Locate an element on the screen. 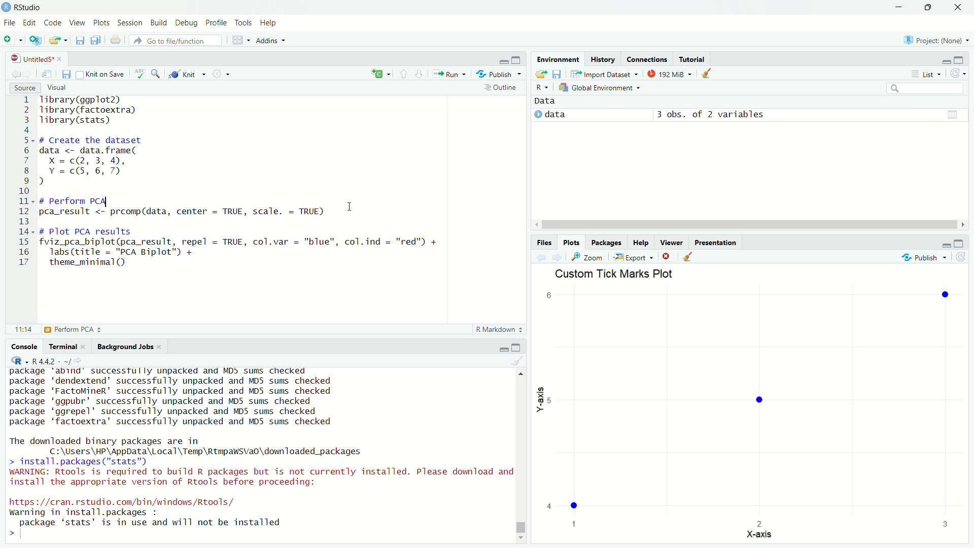 The image size is (974, 548). R language version - 4.4.2 is located at coordinates (55, 361).